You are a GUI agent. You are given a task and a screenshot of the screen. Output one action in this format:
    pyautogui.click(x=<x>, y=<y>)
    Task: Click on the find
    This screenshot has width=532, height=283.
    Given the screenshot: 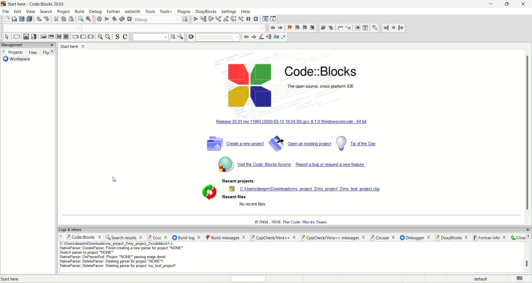 What is the action you would take?
    pyautogui.click(x=81, y=19)
    